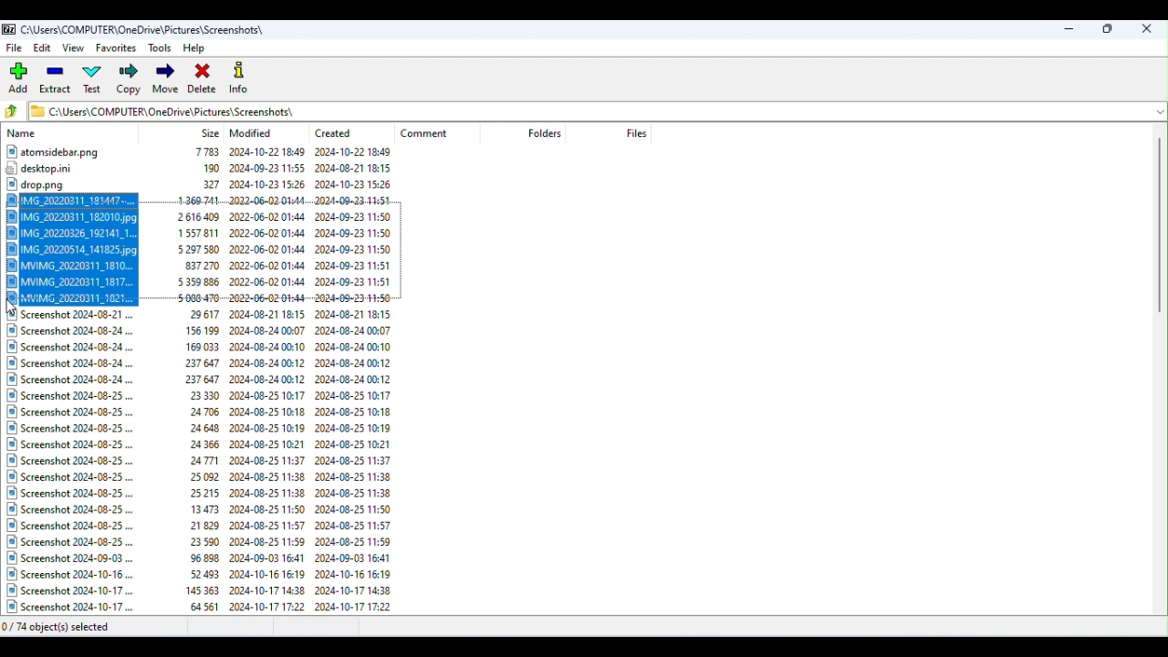 This screenshot has height=657, width=1168. I want to click on Go back, so click(15, 112).